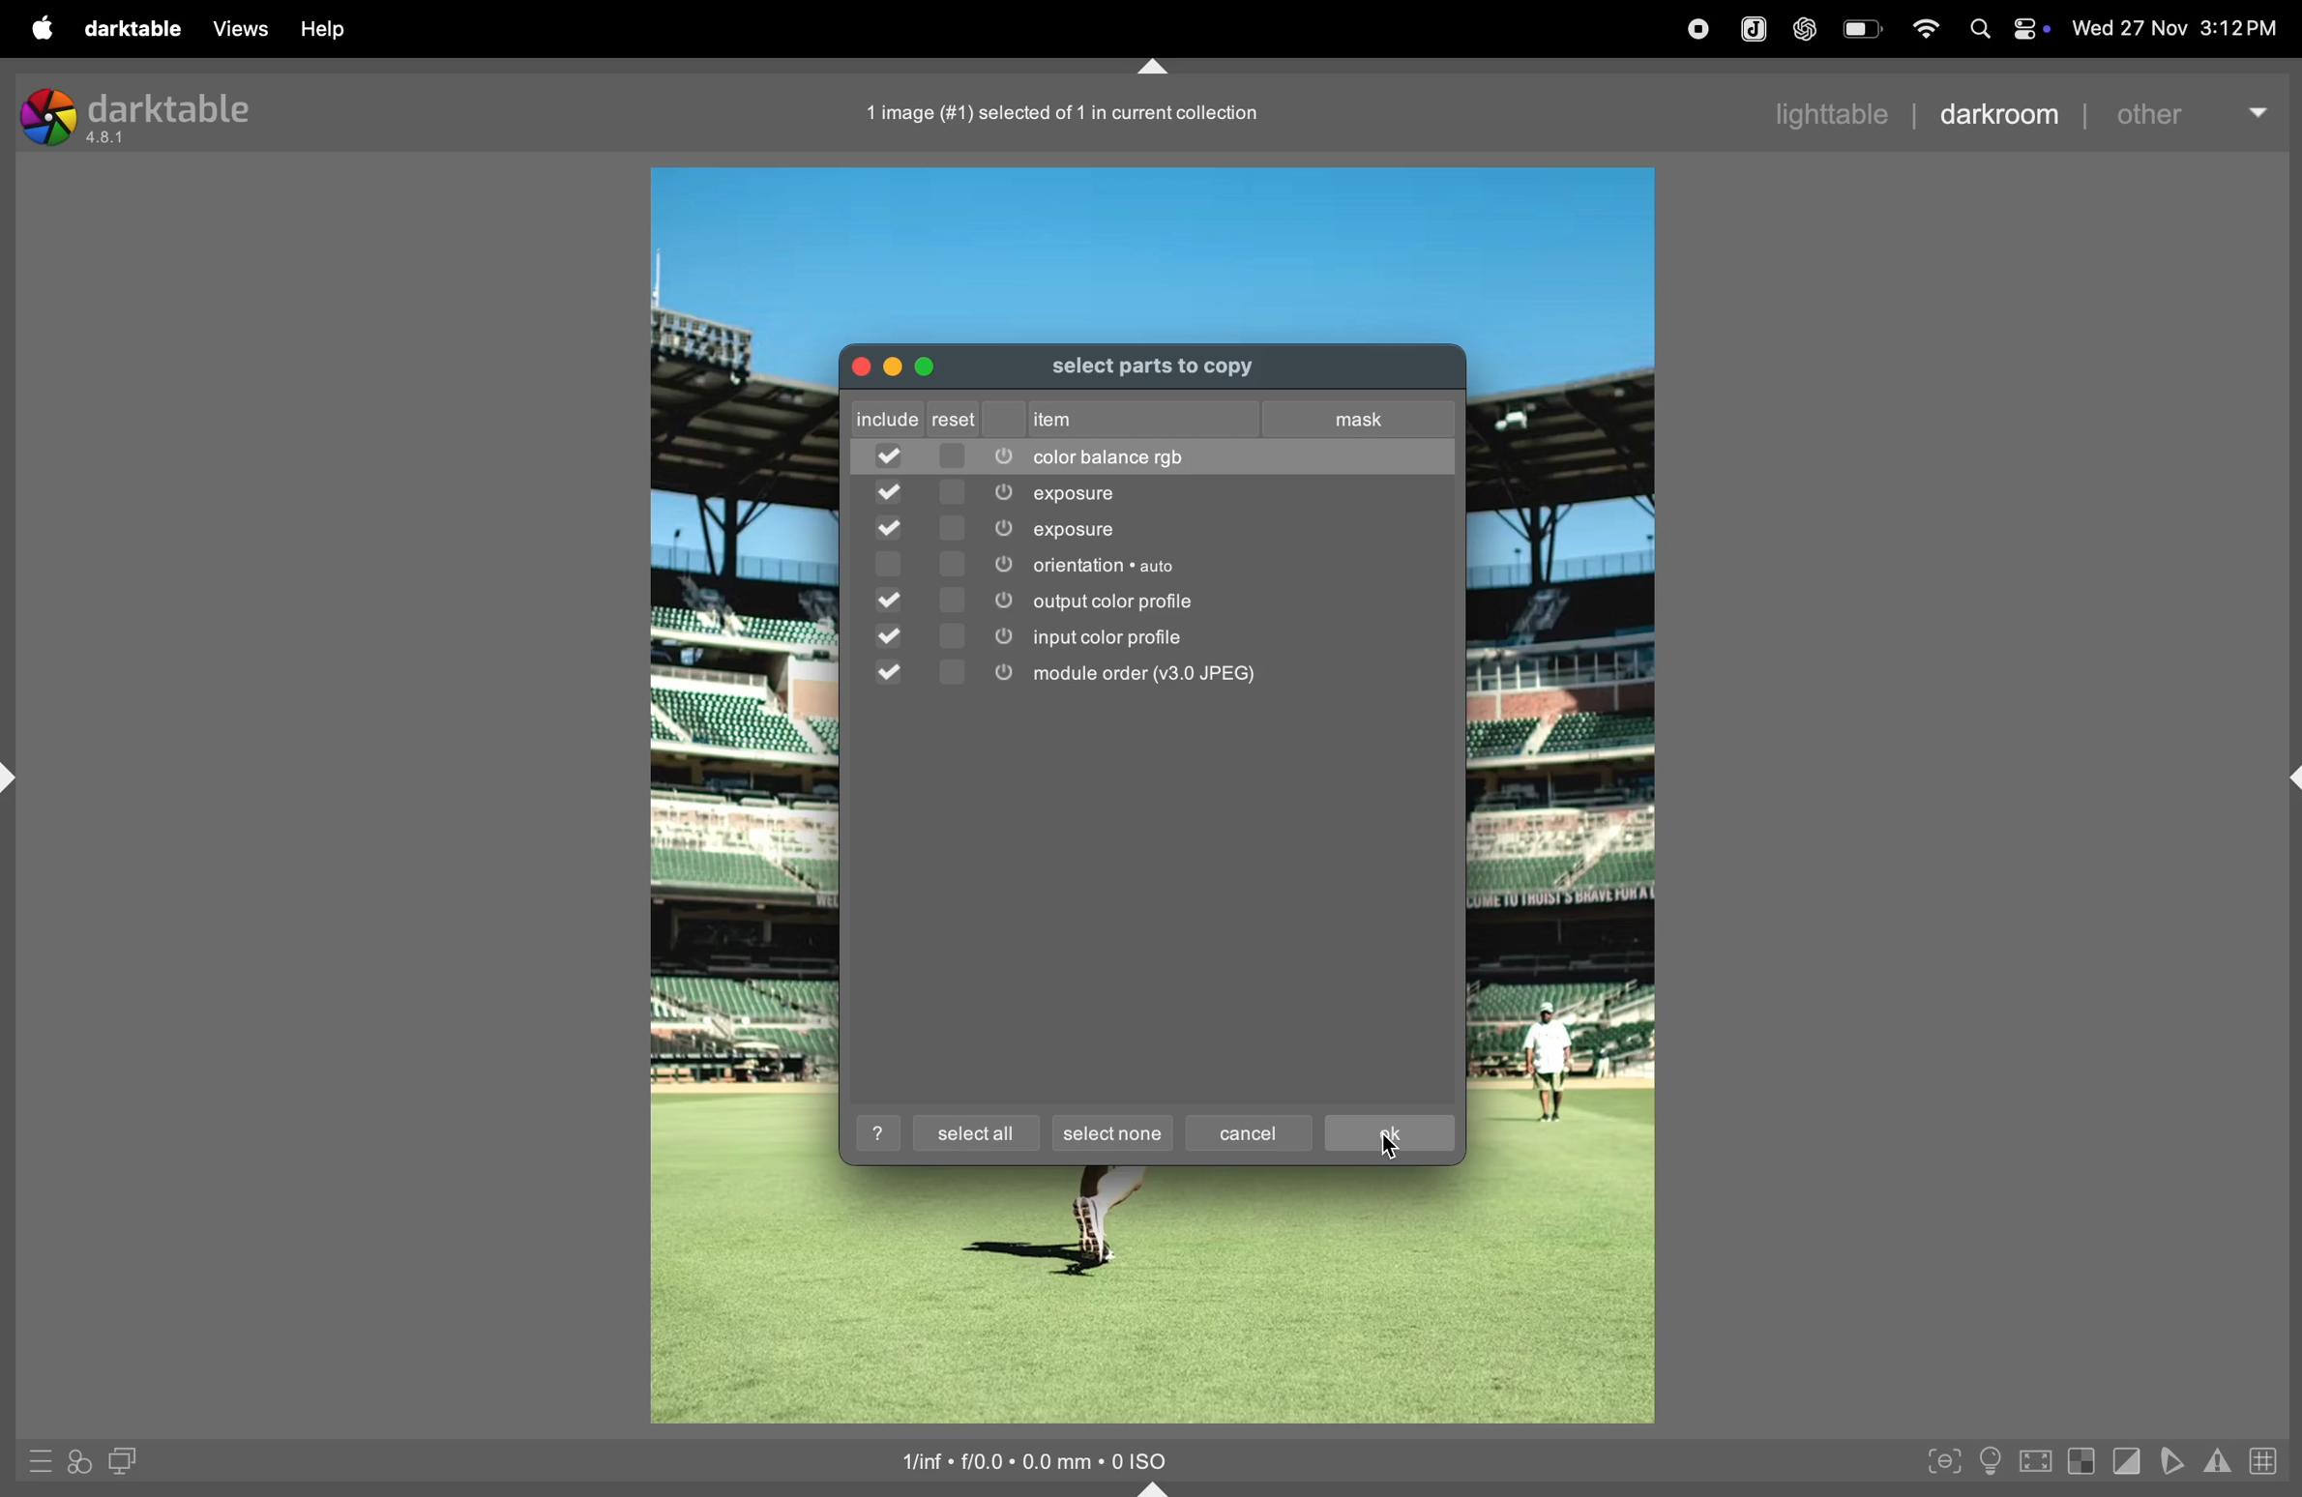  What do you see at coordinates (1192, 564) in the screenshot?
I see `orientation` at bounding box center [1192, 564].